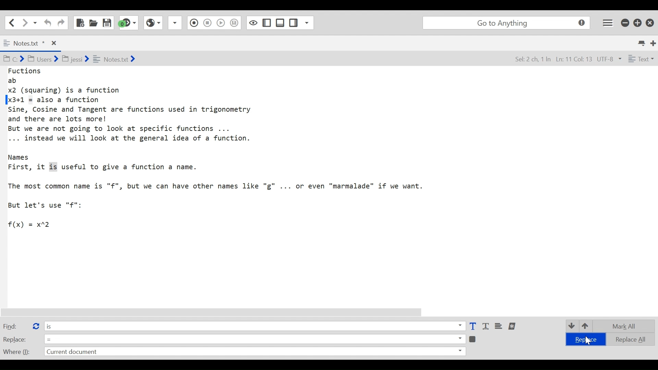 The height and width of the screenshot is (370, 658). What do you see at coordinates (61, 23) in the screenshot?
I see `` at bounding box center [61, 23].